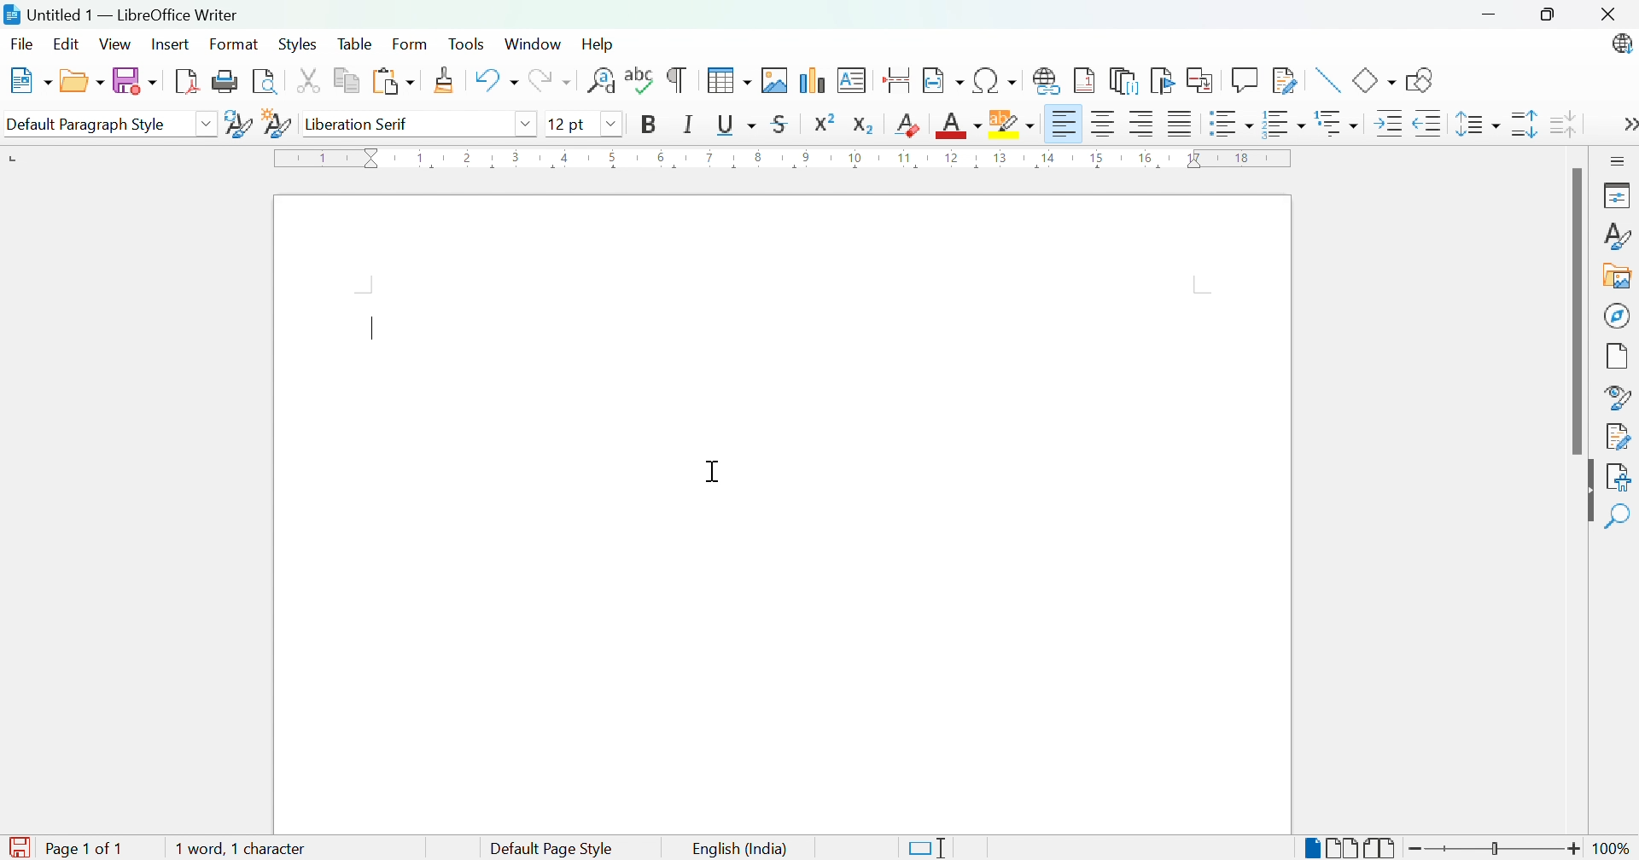 This screenshot has width=1639, height=860. Describe the element at coordinates (359, 125) in the screenshot. I see `Liberation serif` at that location.